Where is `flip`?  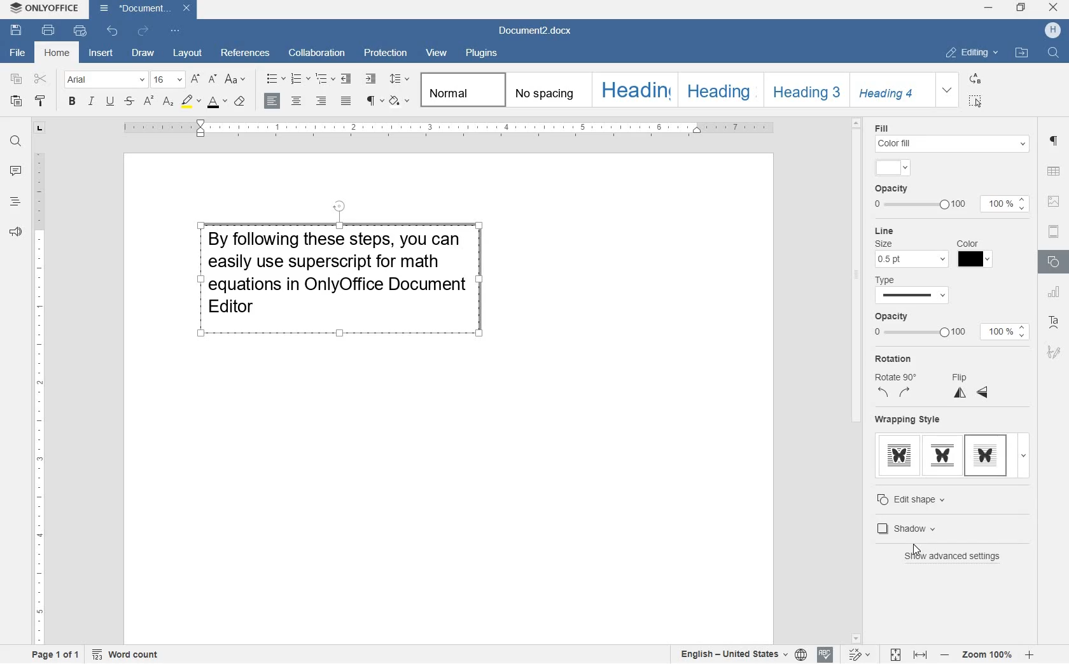 flip is located at coordinates (970, 388).